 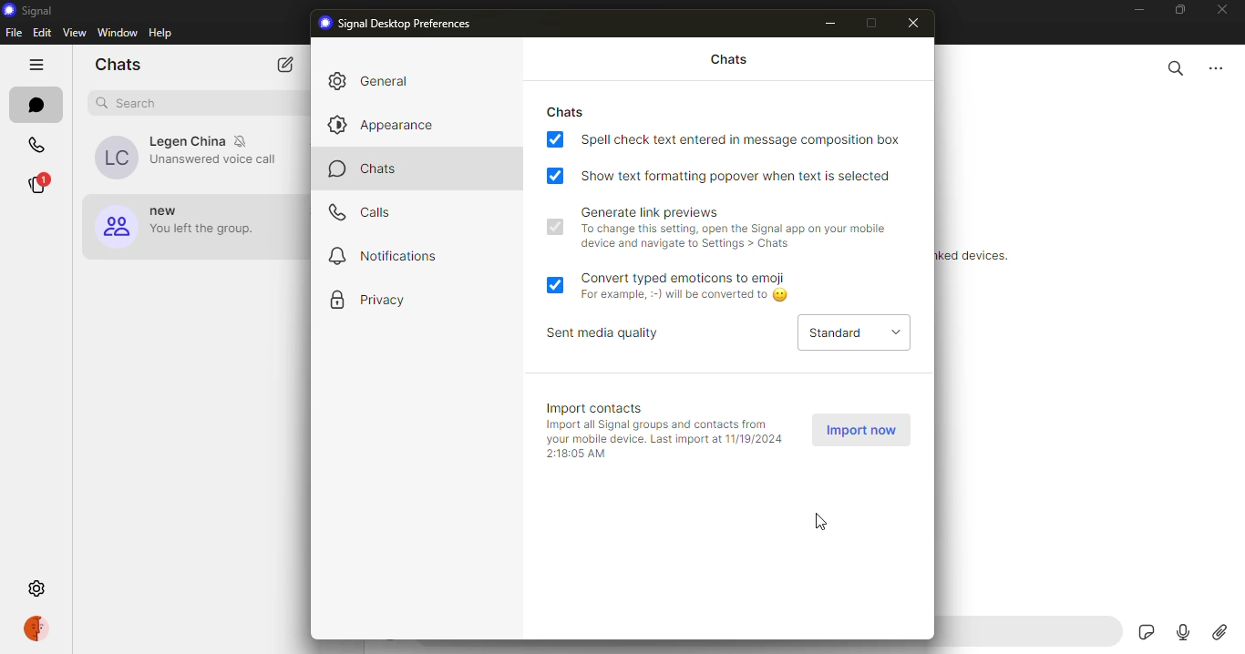 I want to click on signal preferences, so click(x=399, y=24).